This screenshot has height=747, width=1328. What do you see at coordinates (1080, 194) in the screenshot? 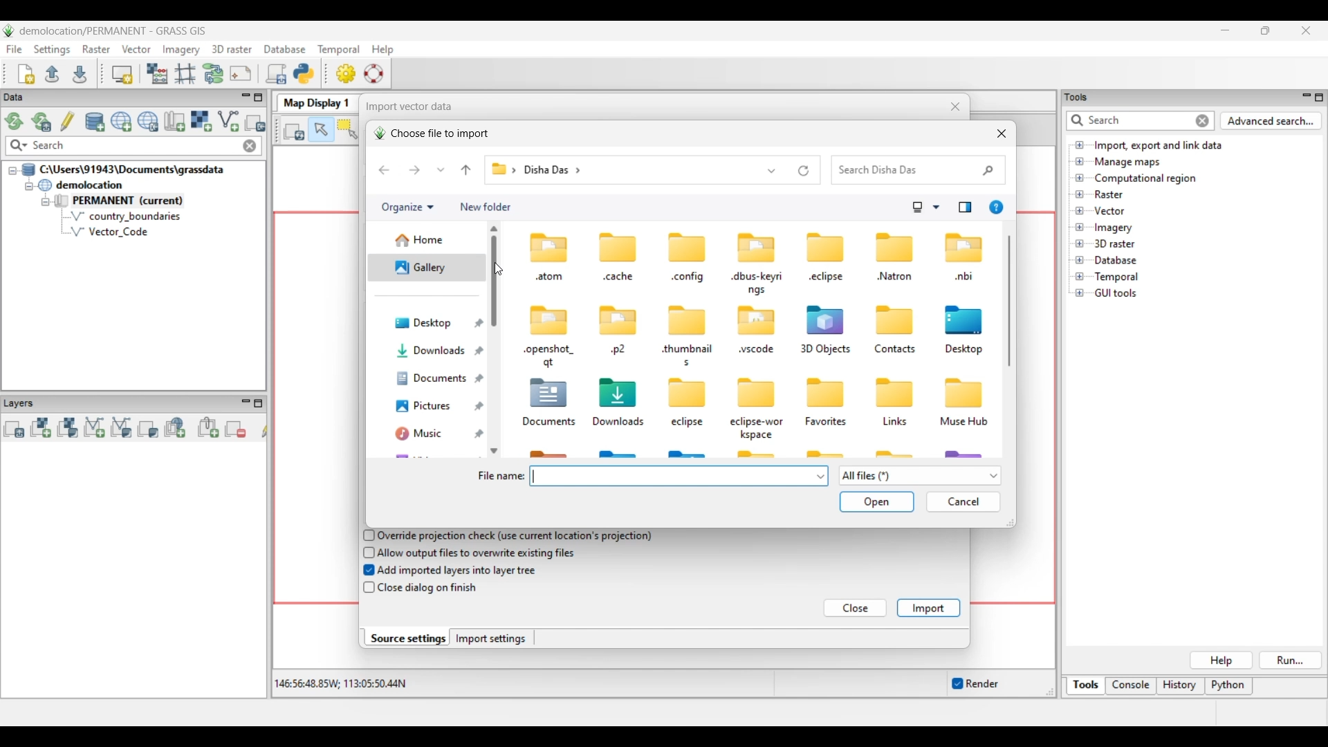
I see `Click to open files under Raster` at bounding box center [1080, 194].